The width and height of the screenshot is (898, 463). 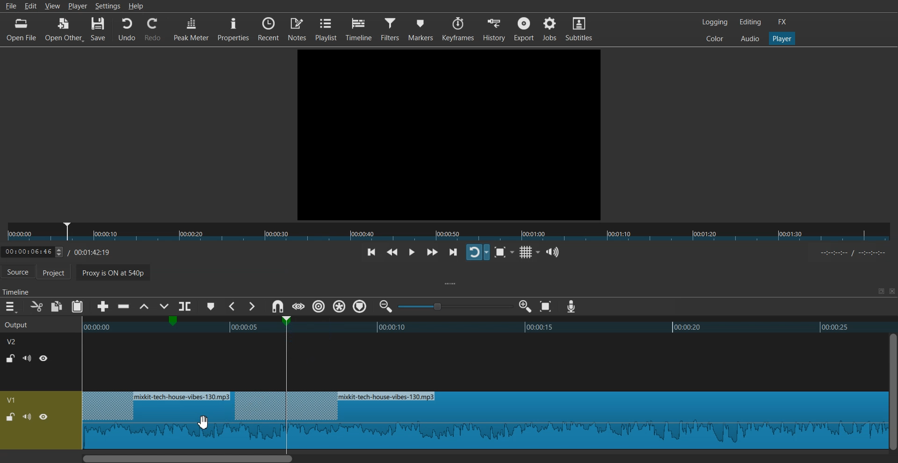 What do you see at coordinates (64, 250) in the screenshot?
I see `Timeline` at bounding box center [64, 250].